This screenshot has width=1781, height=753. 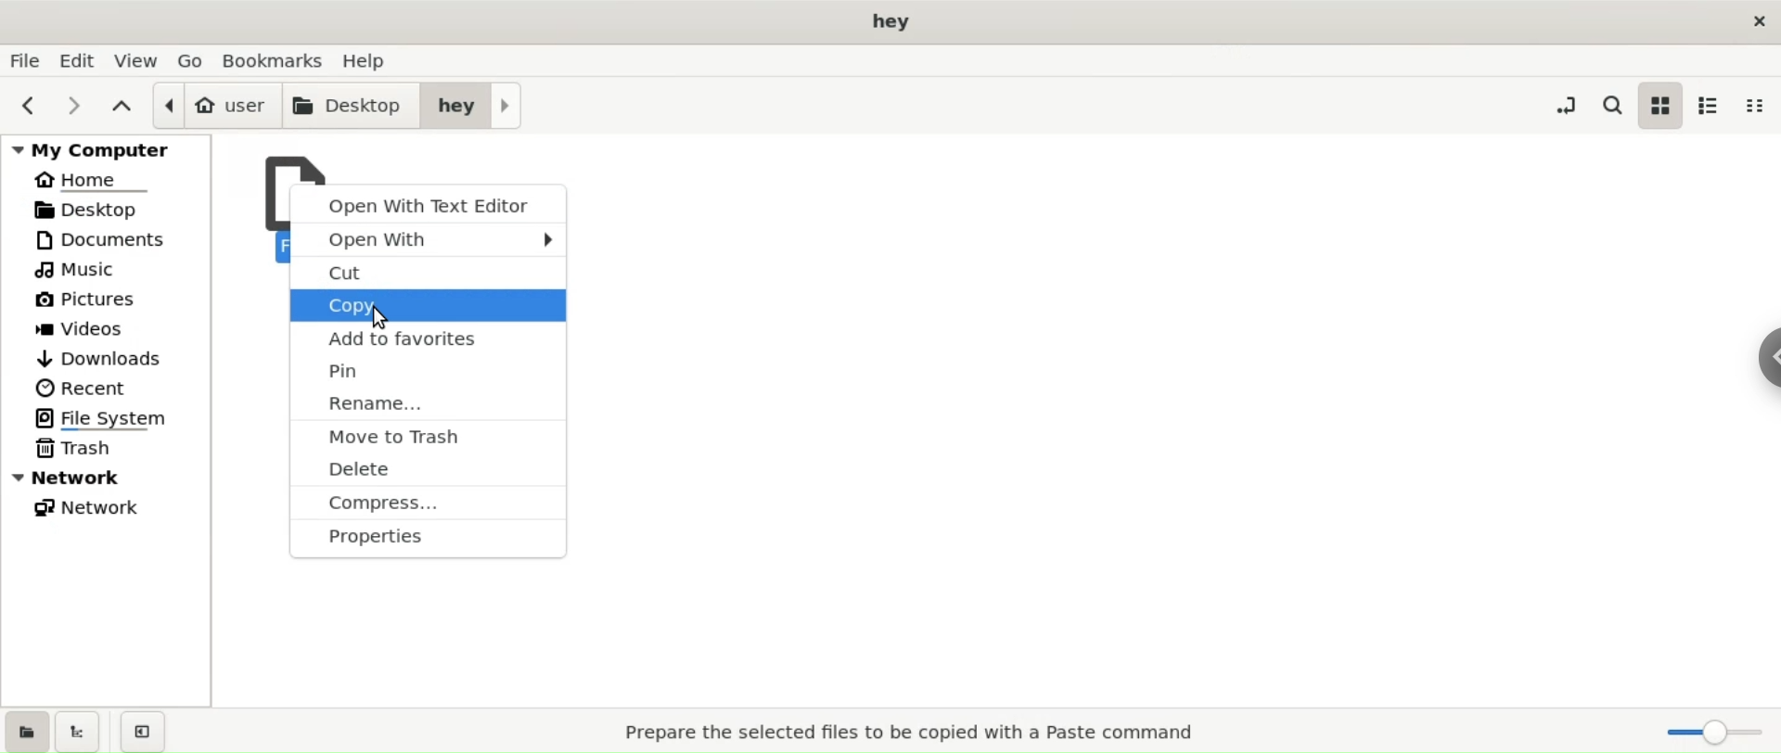 What do you see at coordinates (79, 105) in the screenshot?
I see `next` at bounding box center [79, 105].